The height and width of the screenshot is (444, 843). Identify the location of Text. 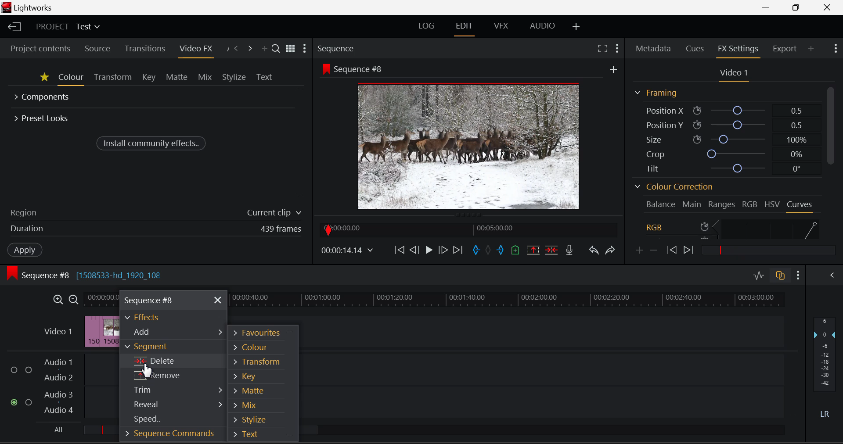
(247, 436).